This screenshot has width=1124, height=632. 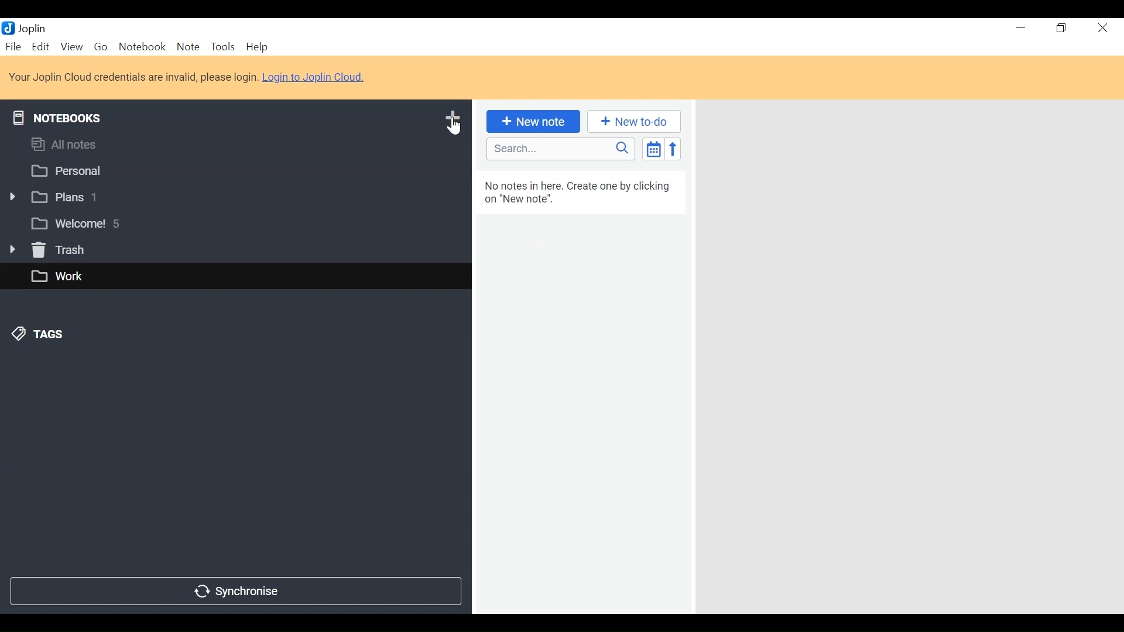 What do you see at coordinates (533, 121) in the screenshot?
I see `New Note` at bounding box center [533, 121].